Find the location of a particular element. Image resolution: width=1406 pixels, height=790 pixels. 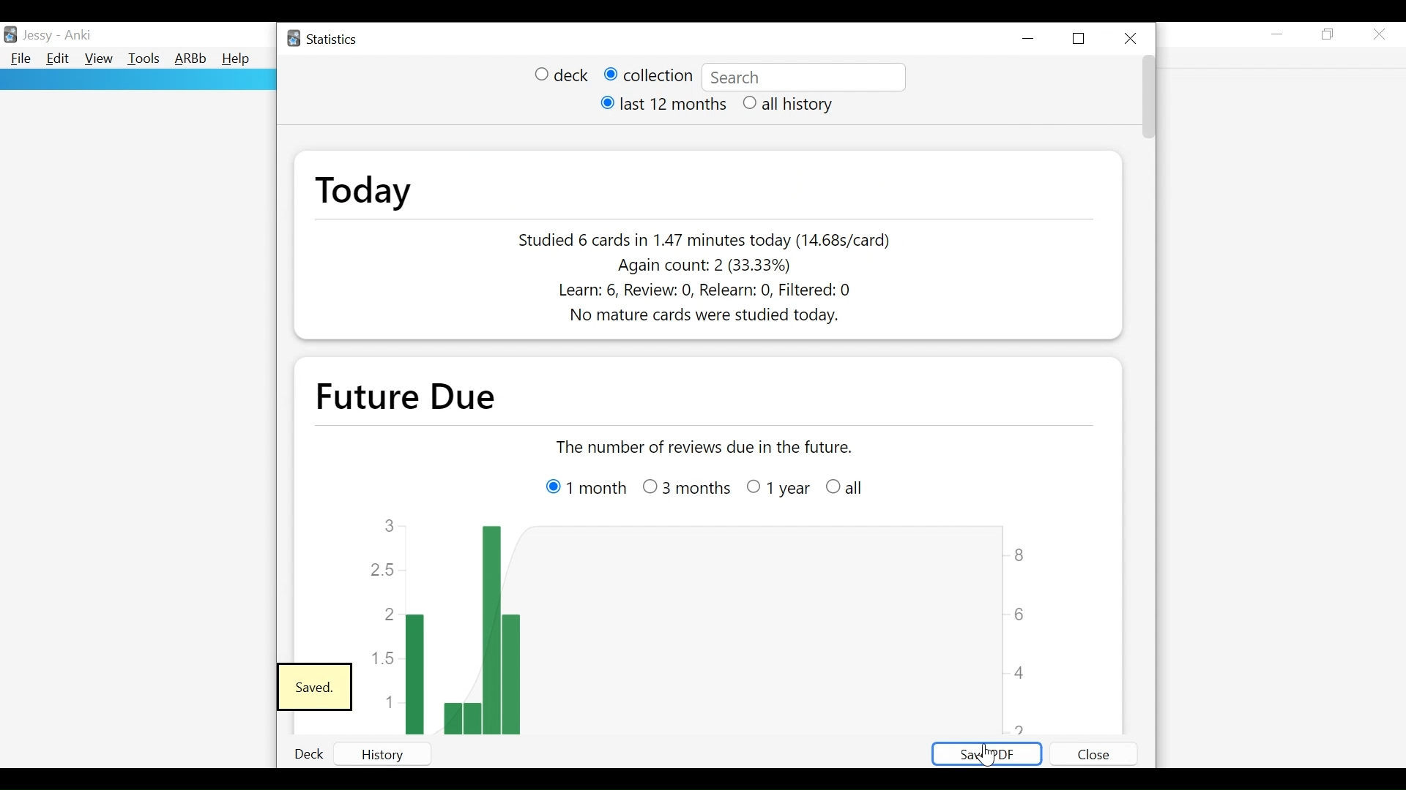

Anki Desktop Icon is located at coordinates (12, 34).